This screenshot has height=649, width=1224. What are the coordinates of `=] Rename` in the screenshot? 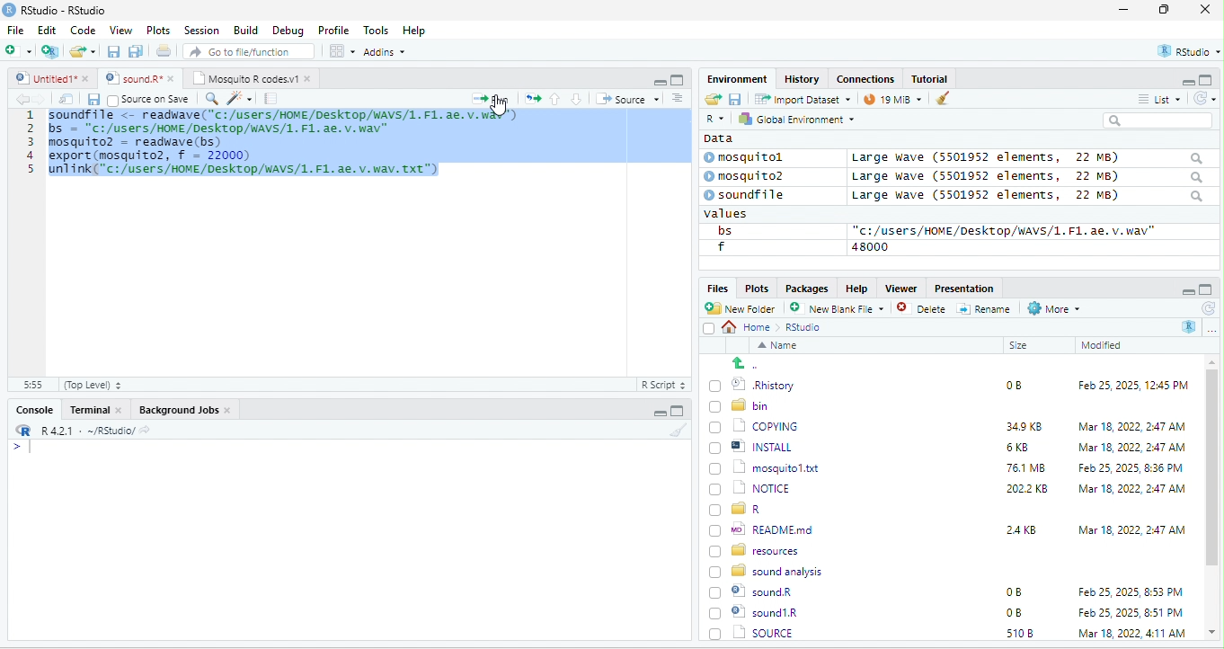 It's located at (985, 308).